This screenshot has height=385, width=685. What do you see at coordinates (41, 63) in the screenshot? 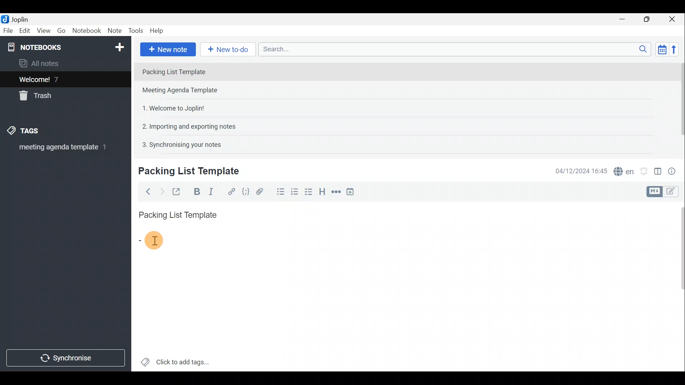
I see `All notes` at bounding box center [41, 63].